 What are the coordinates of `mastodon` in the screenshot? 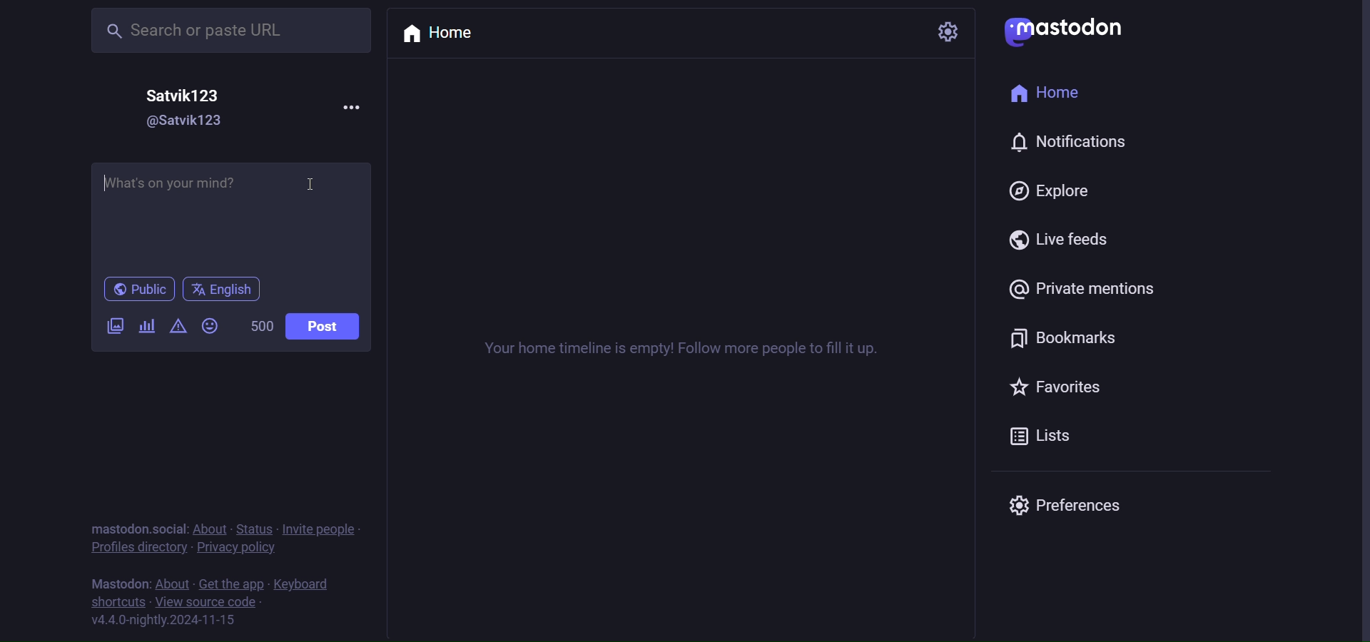 It's located at (1067, 29).